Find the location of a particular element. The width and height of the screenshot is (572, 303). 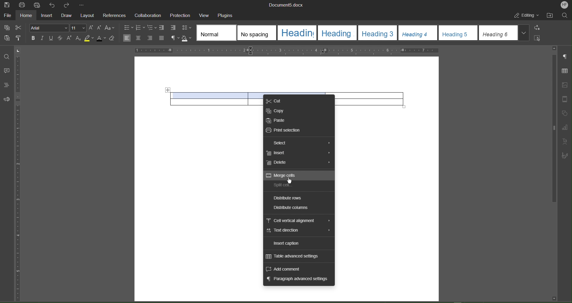

Header and Footer is located at coordinates (565, 99).